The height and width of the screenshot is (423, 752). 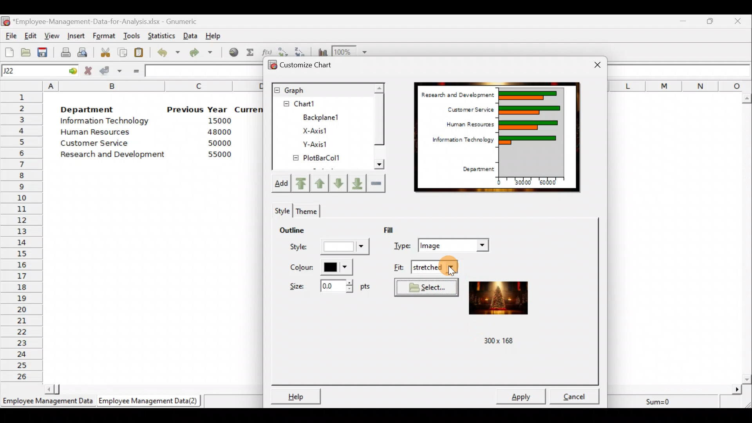 I want to click on Edit a function in the current cell, so click(x=267, y=51).